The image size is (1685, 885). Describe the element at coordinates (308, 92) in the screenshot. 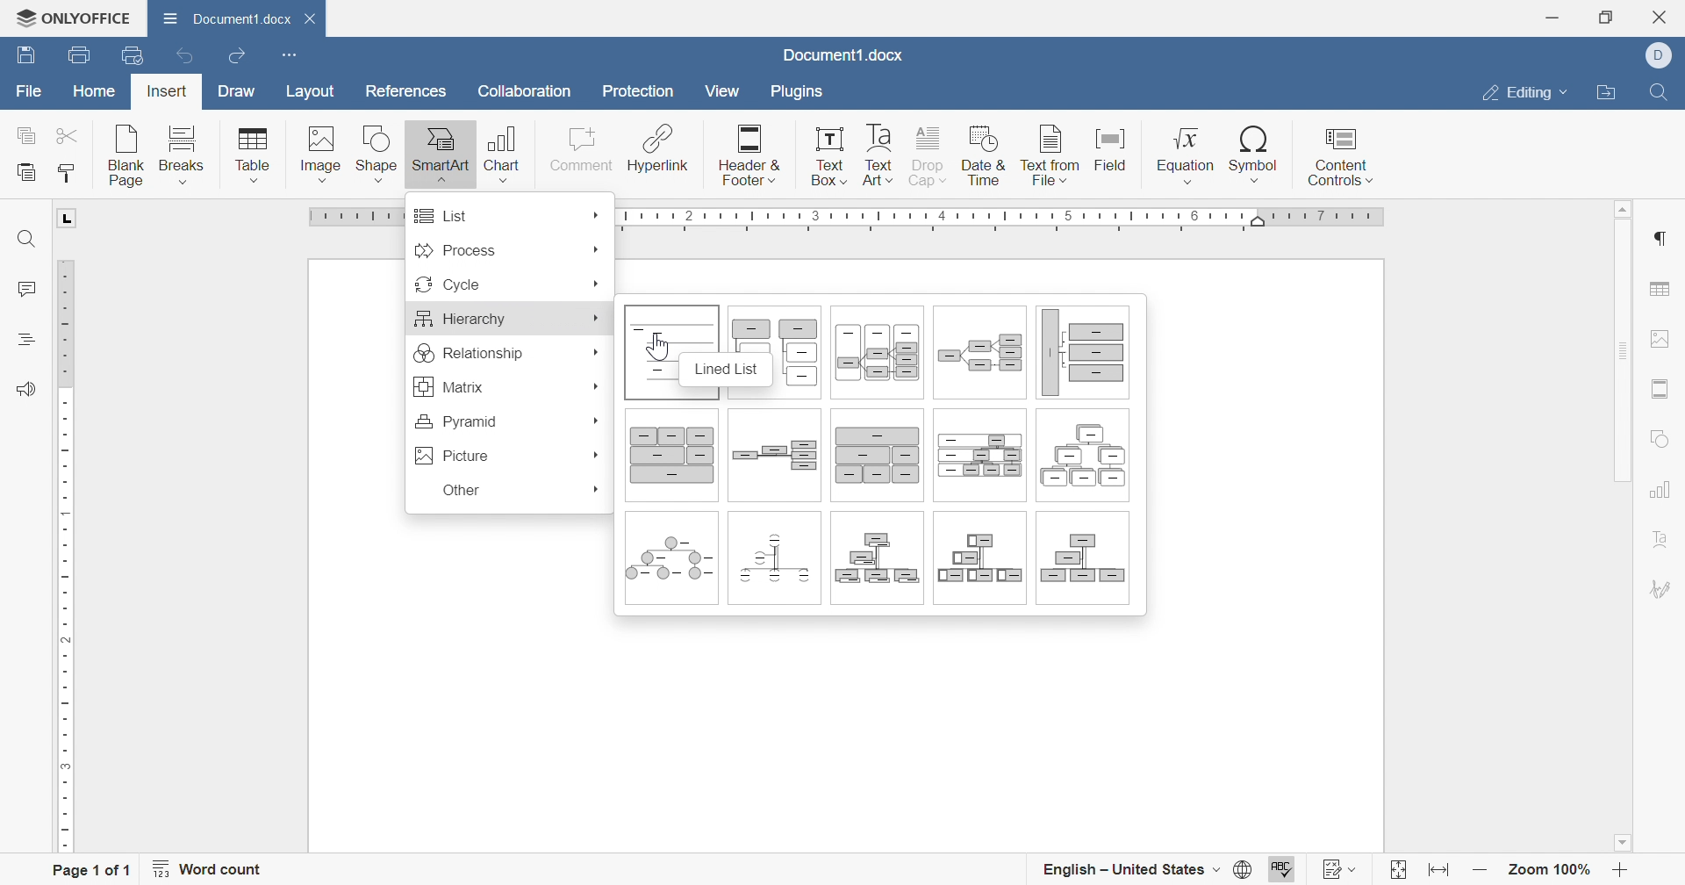

I see `Layout` at that location.